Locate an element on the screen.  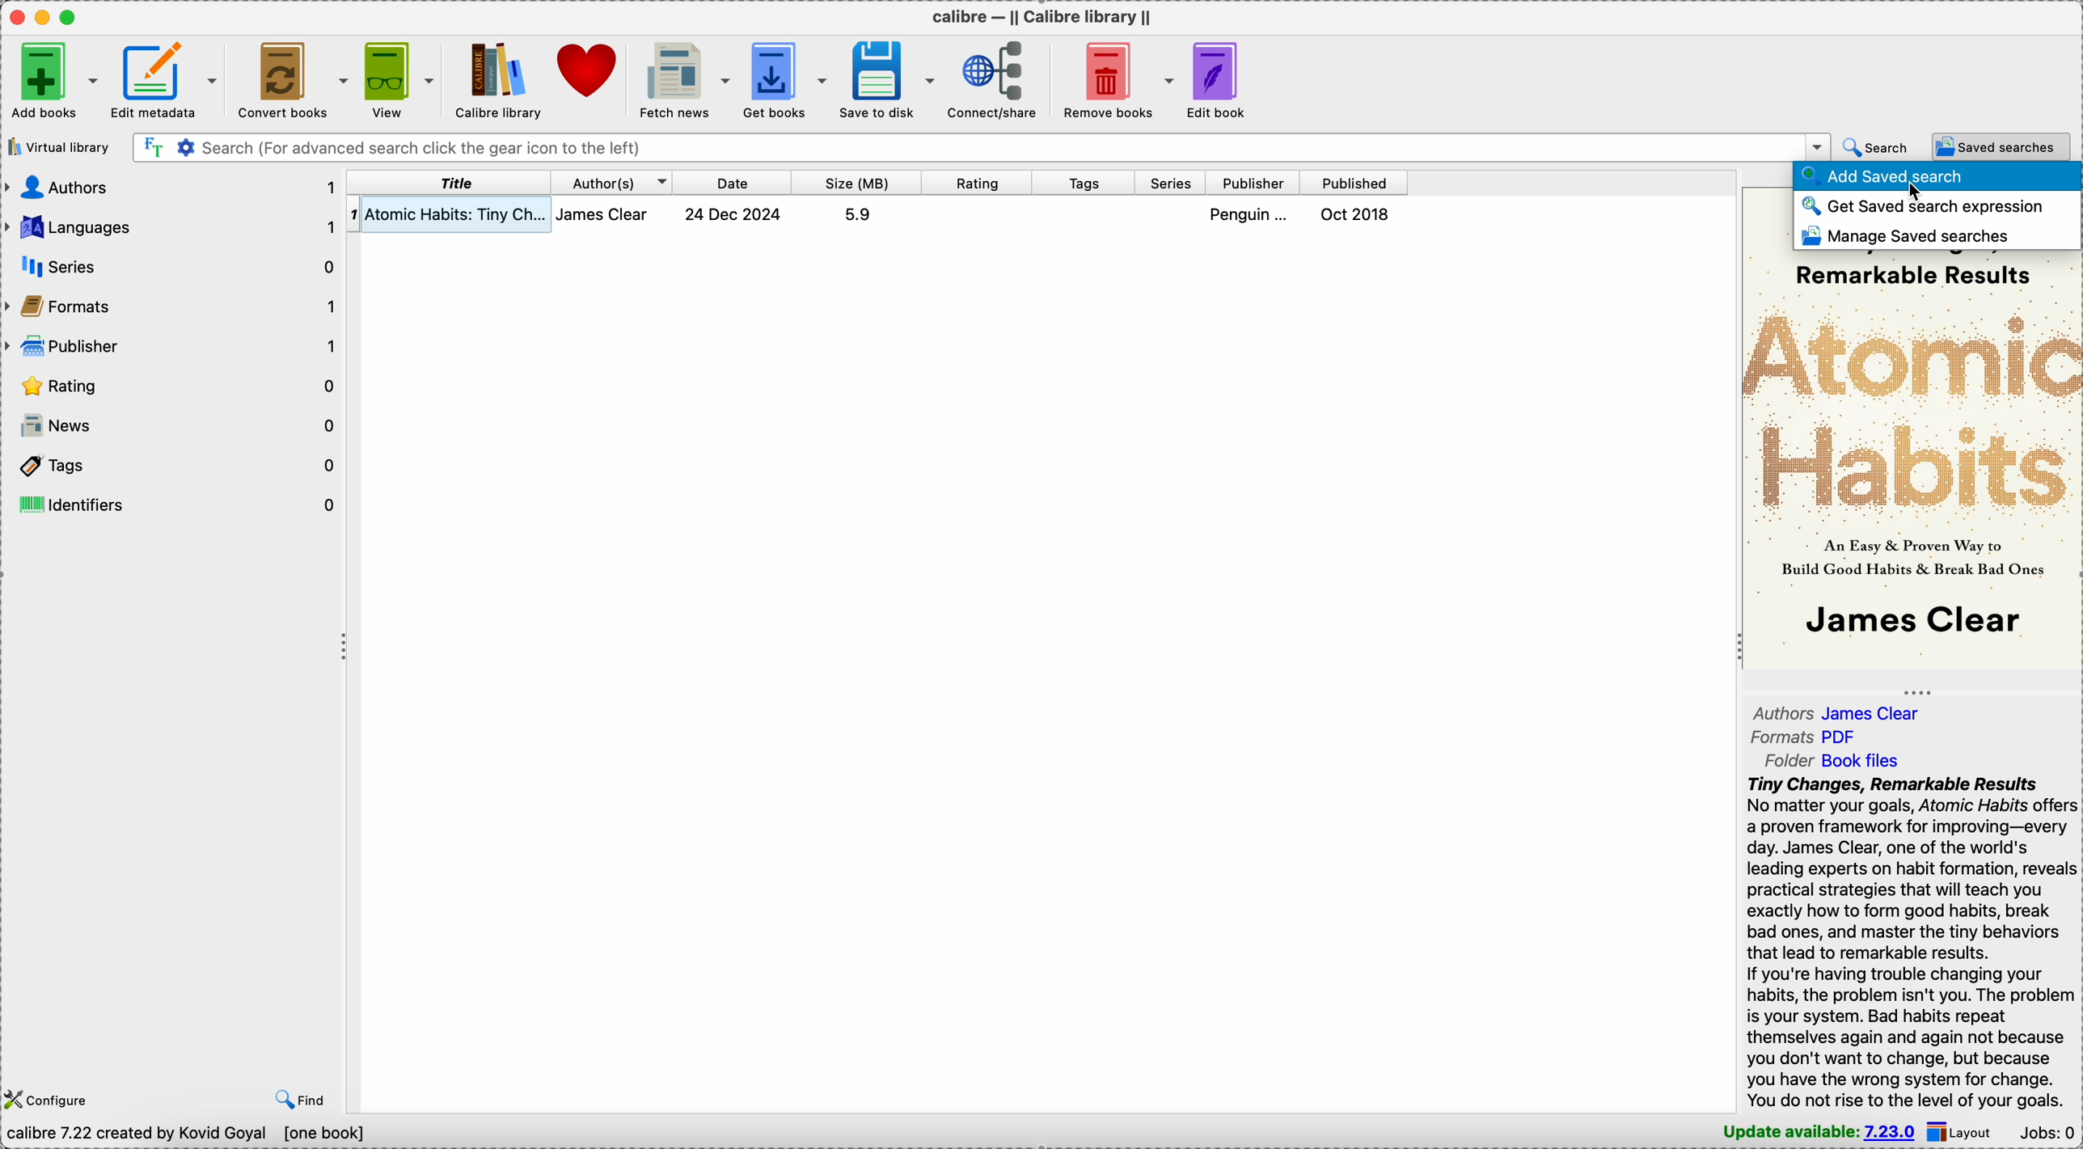
remove books is located at coordinates (1120, 78).